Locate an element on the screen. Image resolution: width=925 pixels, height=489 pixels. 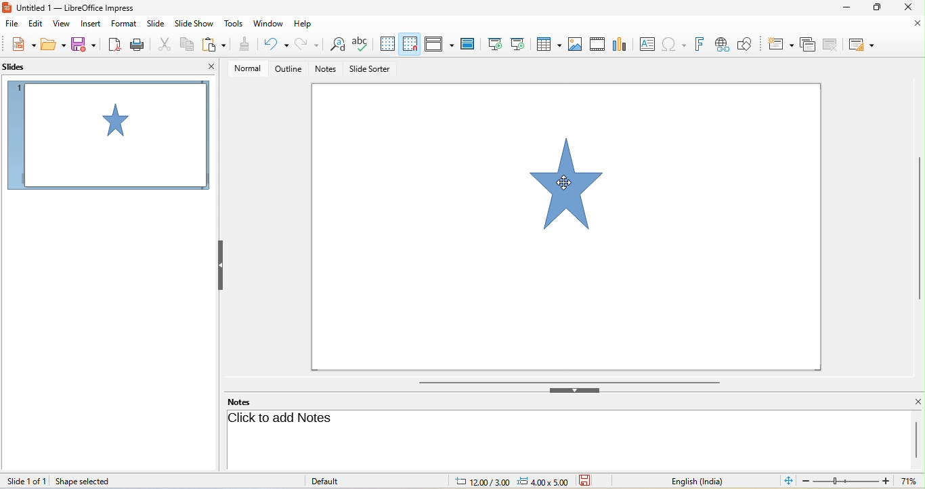
display view is located at coordinates (437, 43).